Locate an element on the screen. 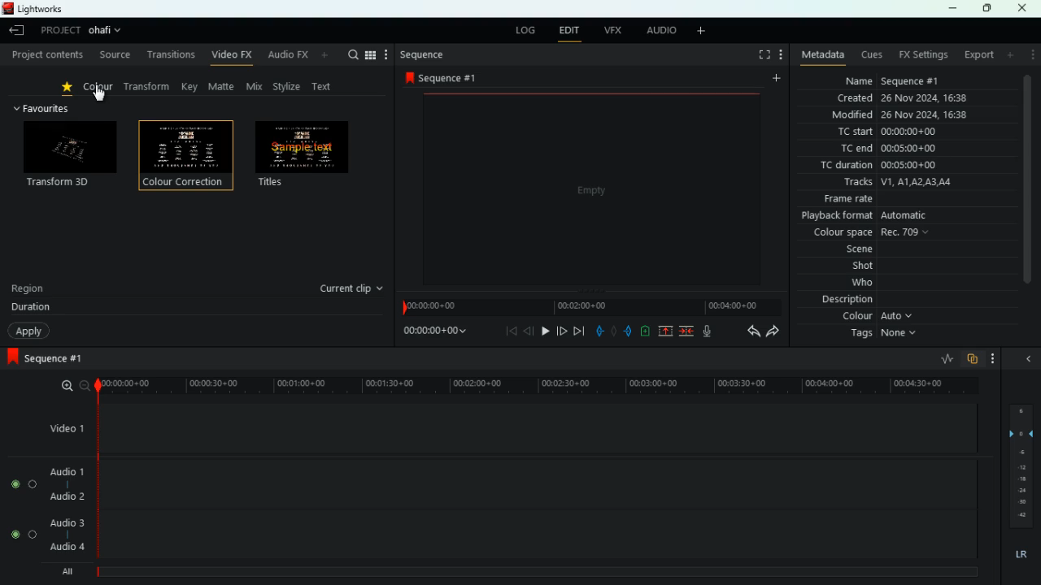 The width and height of the screenshot is (1041, 585). titles is located at coordinates (307, 157).